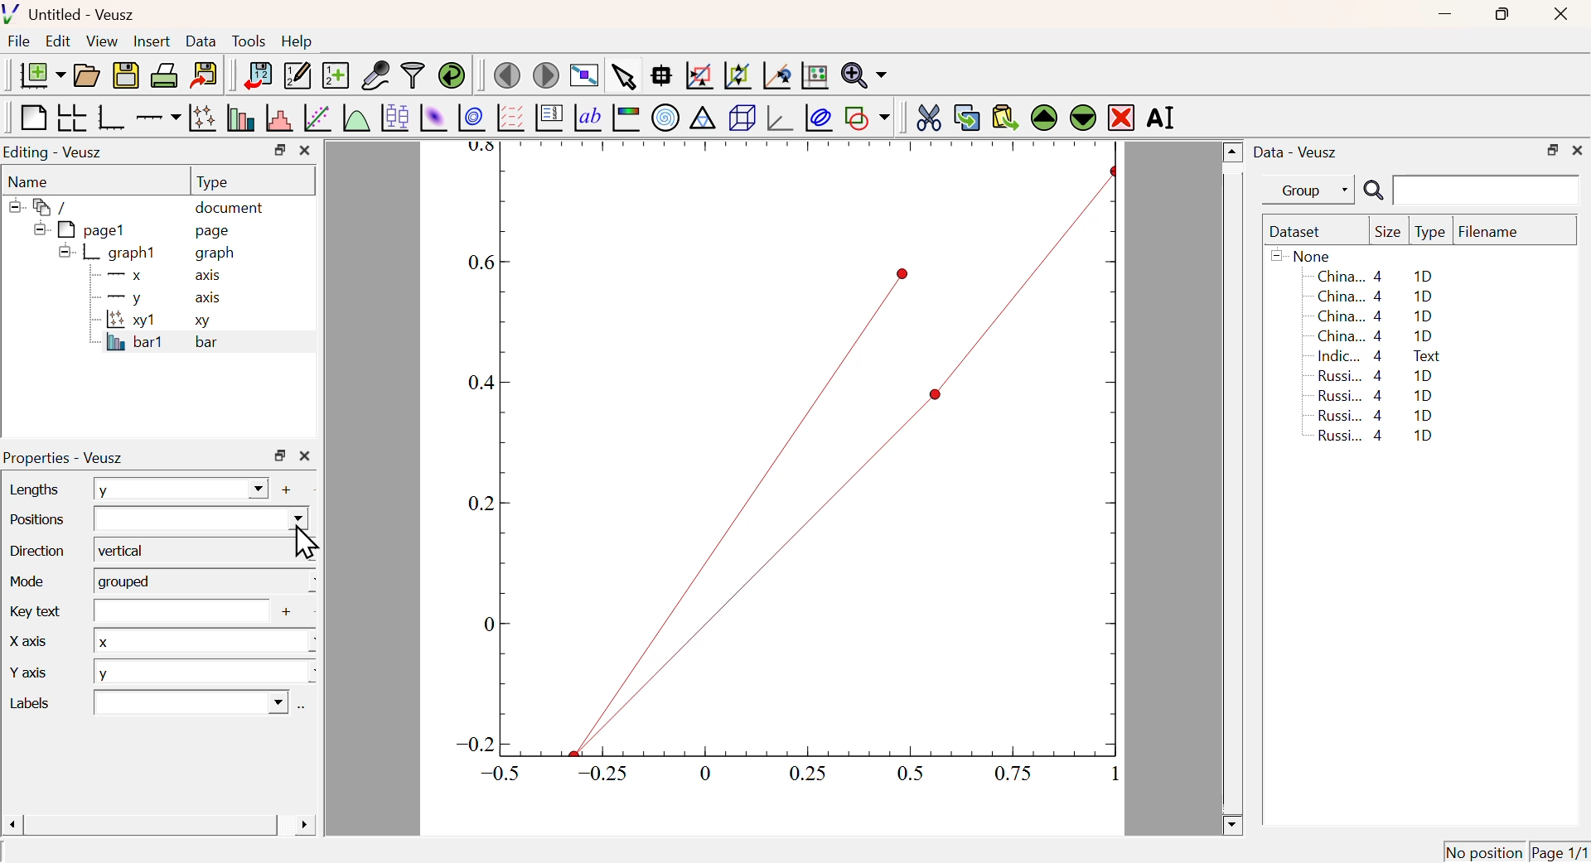  What do you see at coordinates (394, 117) in the screenshot?
I see `Plot Box Plots` at bounding box center [394, 117].